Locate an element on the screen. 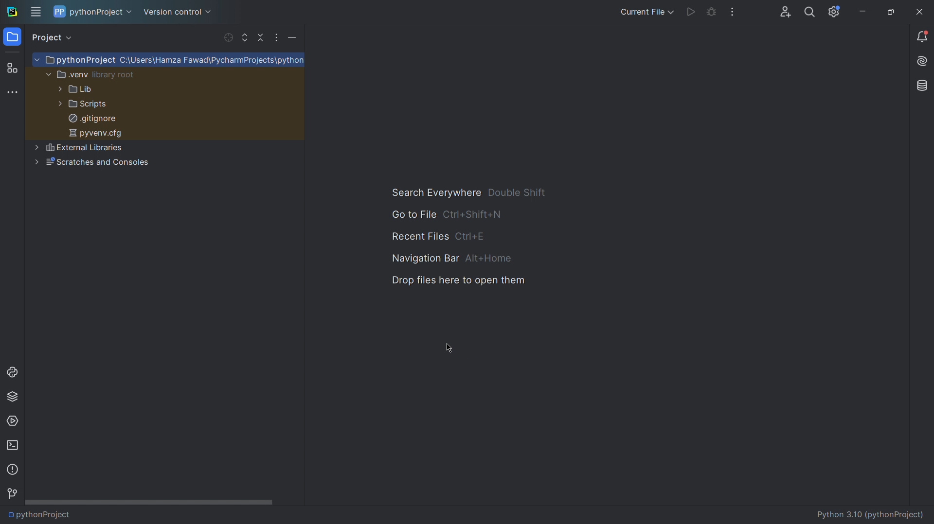 The height and width of the screenshot is (524, 934). Logo is located at coordinates (11, 12).